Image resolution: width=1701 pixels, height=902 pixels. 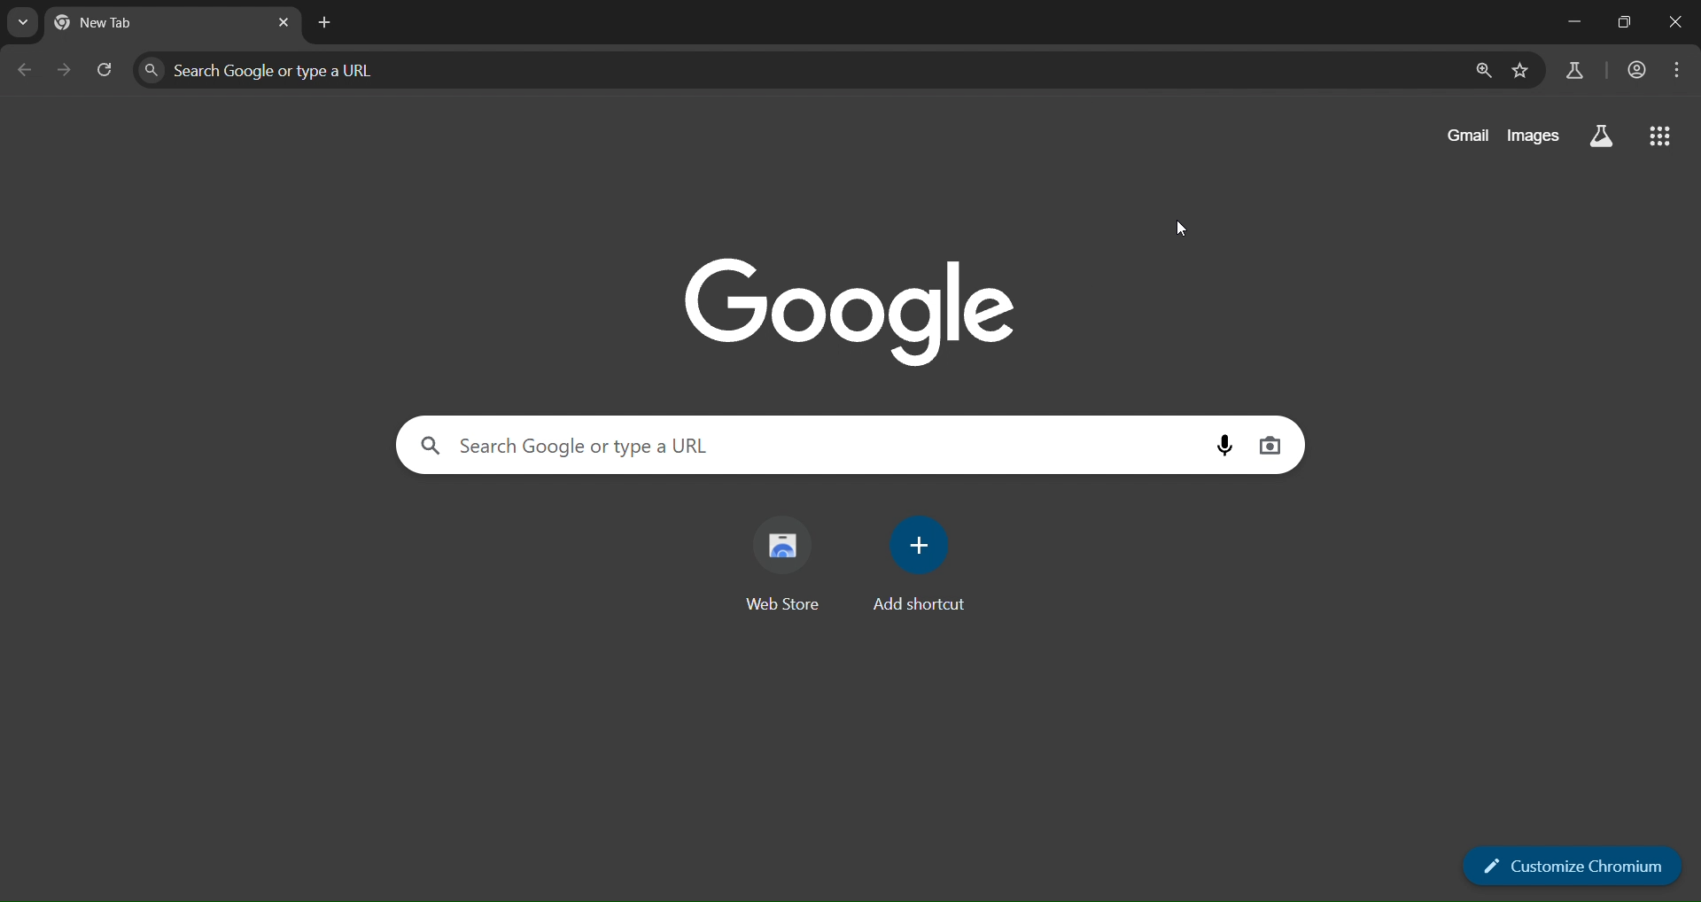 What do you see at coordinates (326, 23) in the screenshot?
I see `new tab` at bounding box center [326, 23].